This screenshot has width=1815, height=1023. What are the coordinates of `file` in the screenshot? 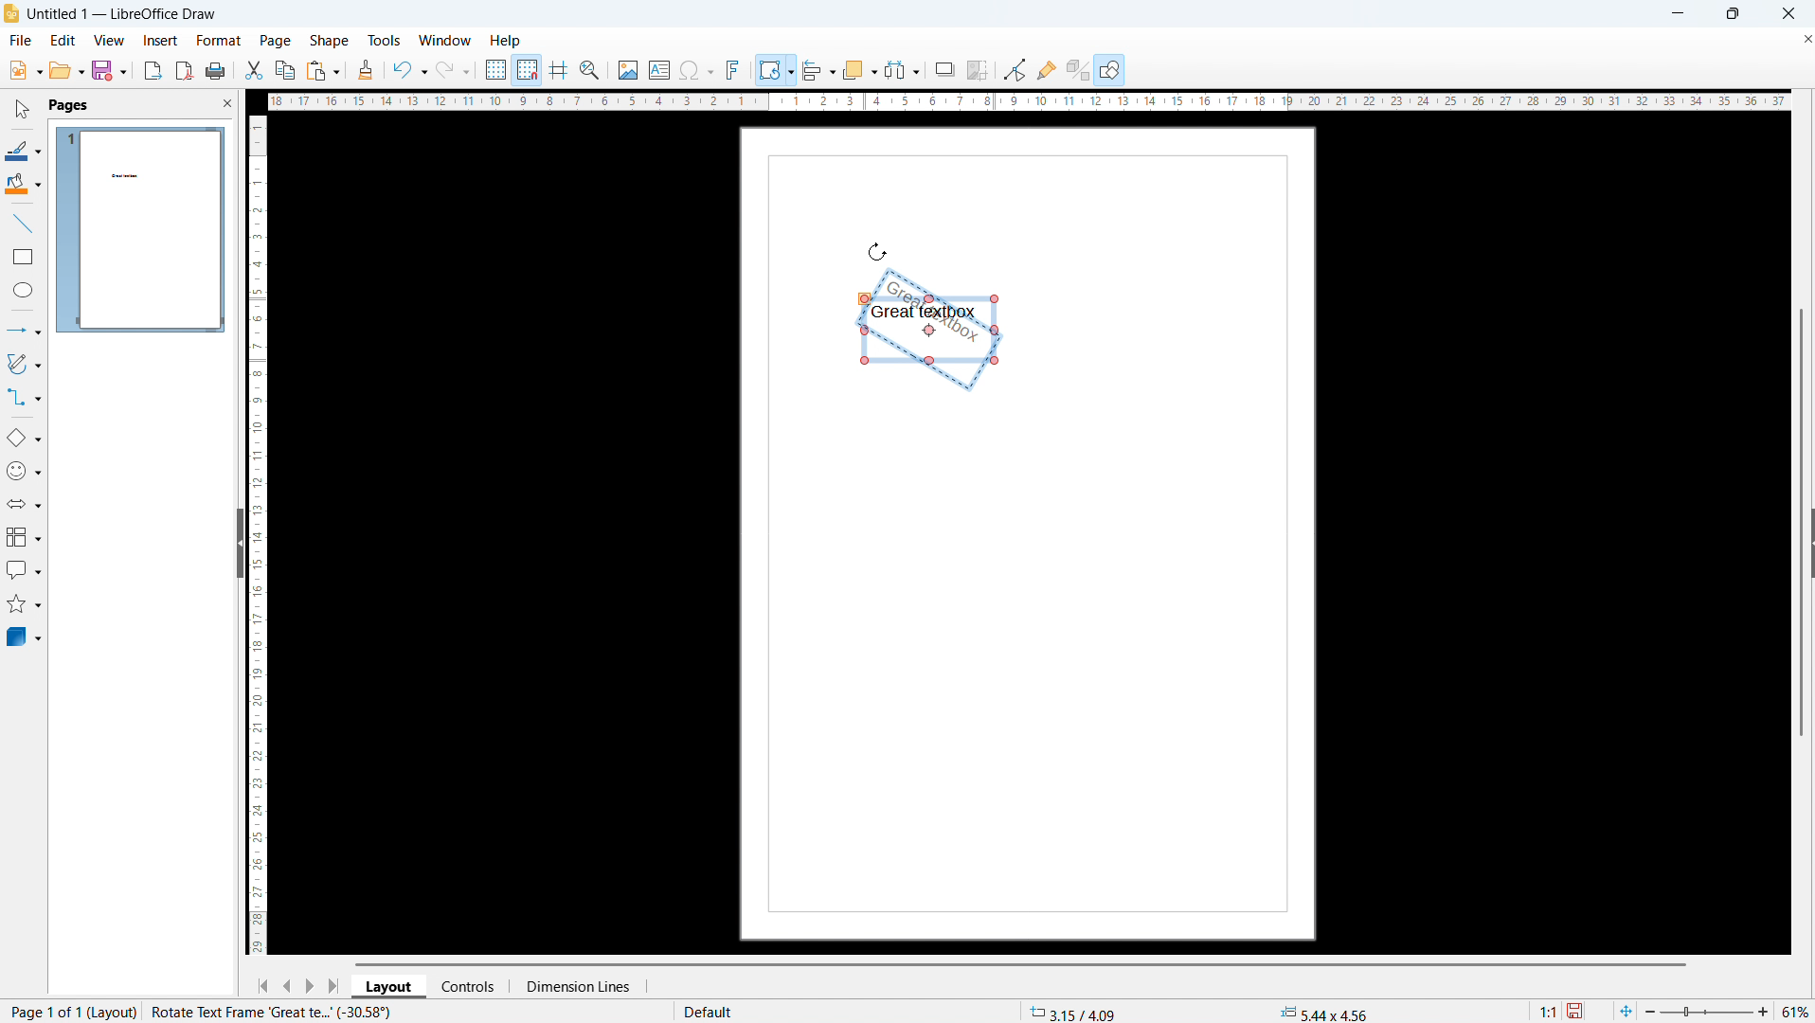 It's located at (24, 71).